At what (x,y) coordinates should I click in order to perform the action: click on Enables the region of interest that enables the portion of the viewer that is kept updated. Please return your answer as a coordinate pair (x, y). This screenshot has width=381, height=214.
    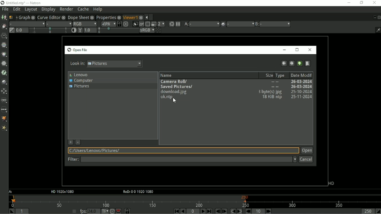
    Looking at the image, I should click on (147, 24).